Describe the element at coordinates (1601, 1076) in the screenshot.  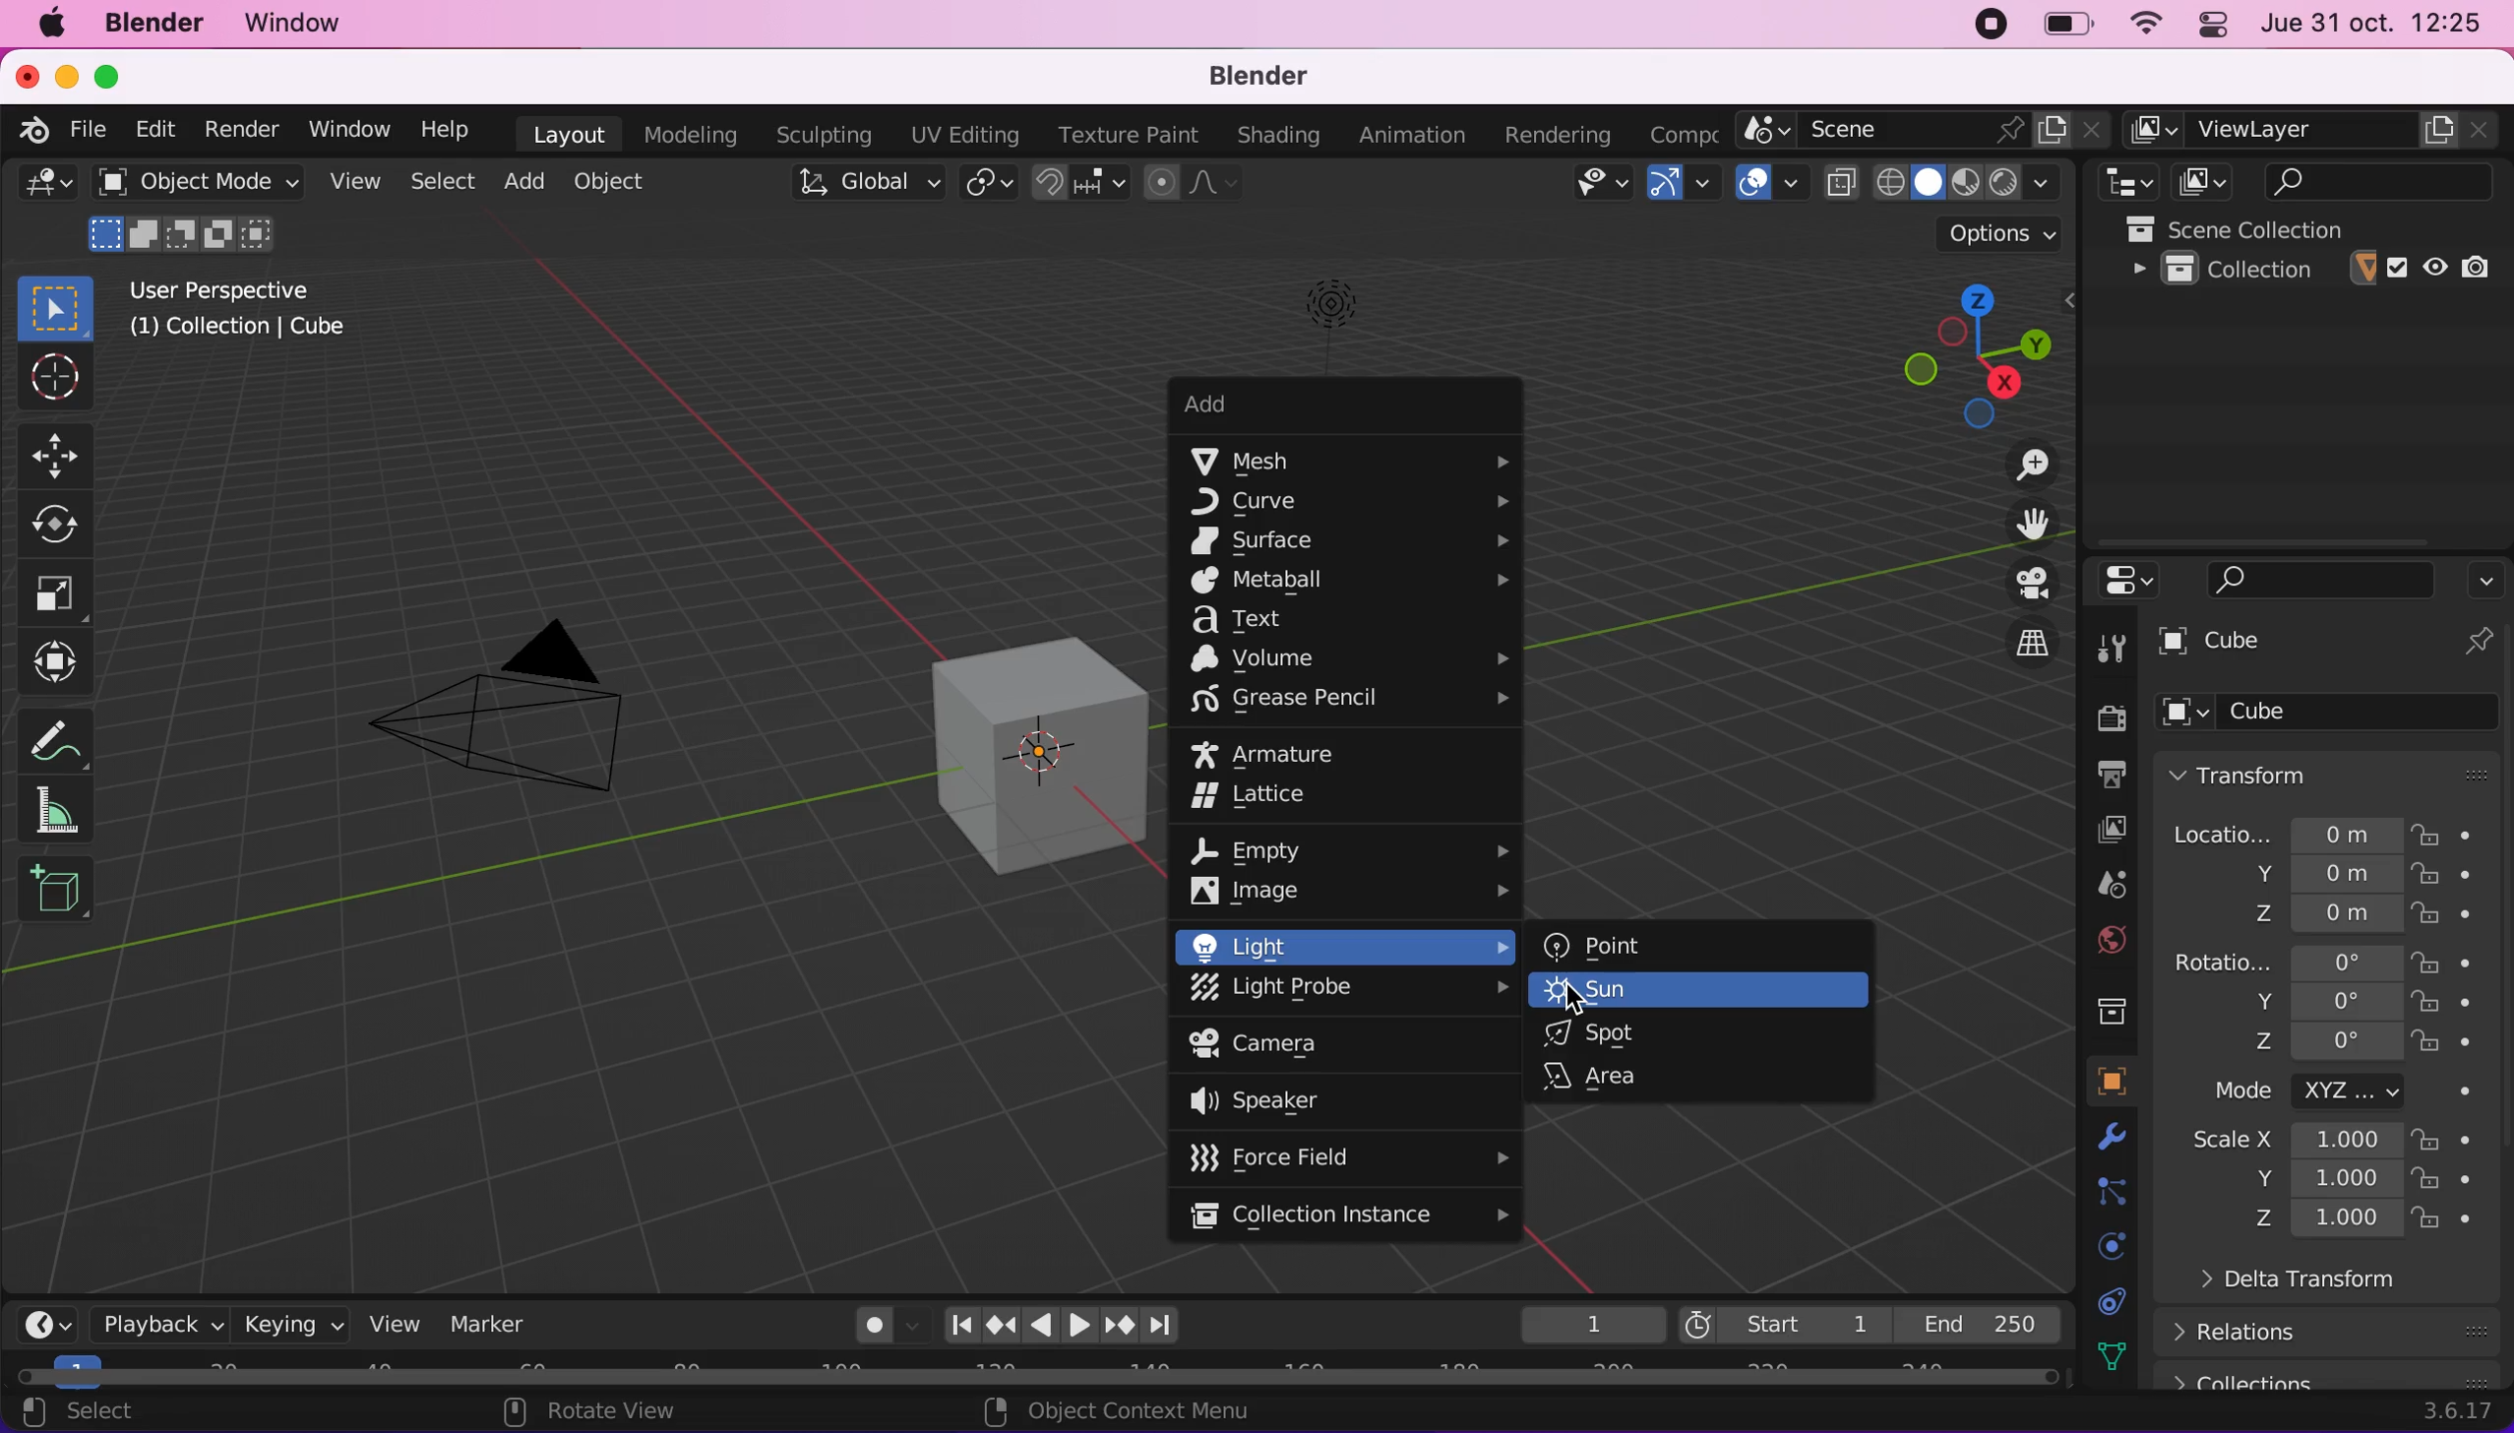
I see `area` at that location.